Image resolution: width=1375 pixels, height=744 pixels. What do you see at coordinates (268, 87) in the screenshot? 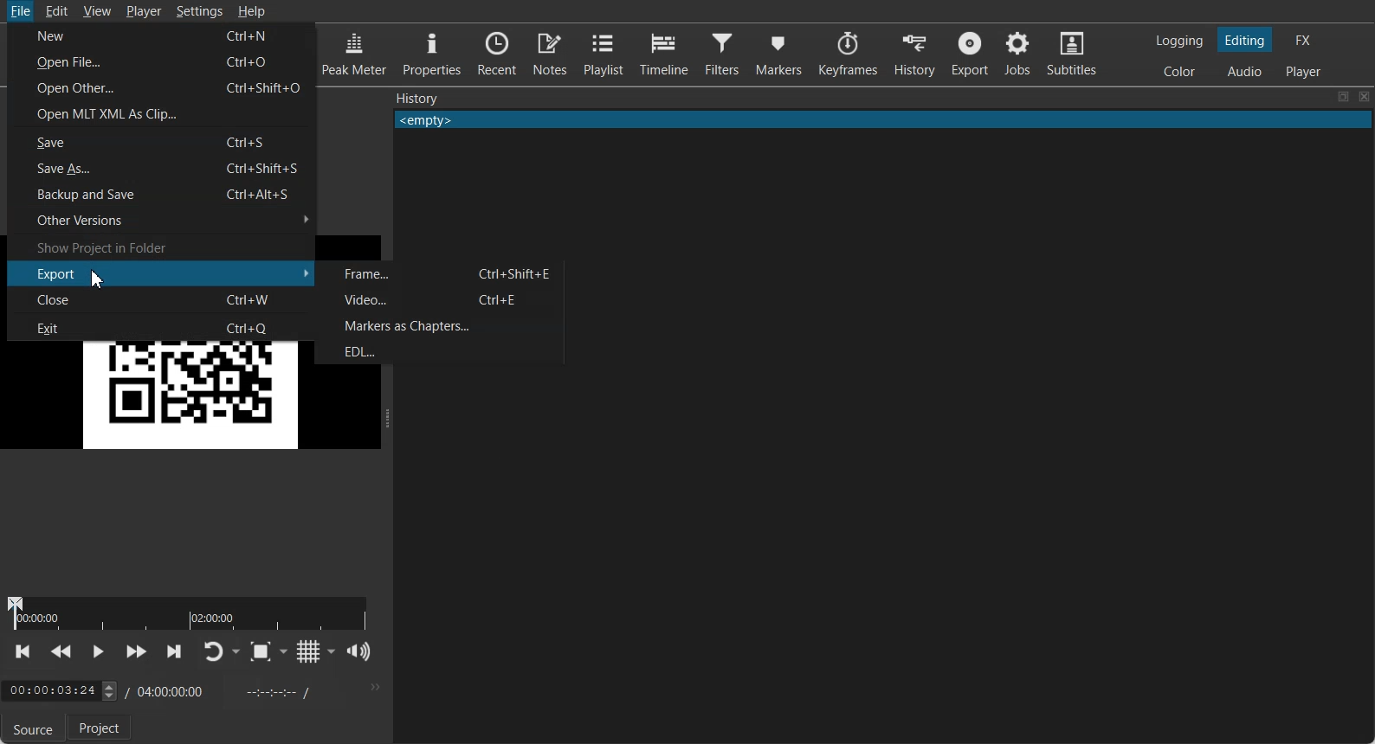
I see `Ctrl+Shift+O` at bounding box center [268, 87].